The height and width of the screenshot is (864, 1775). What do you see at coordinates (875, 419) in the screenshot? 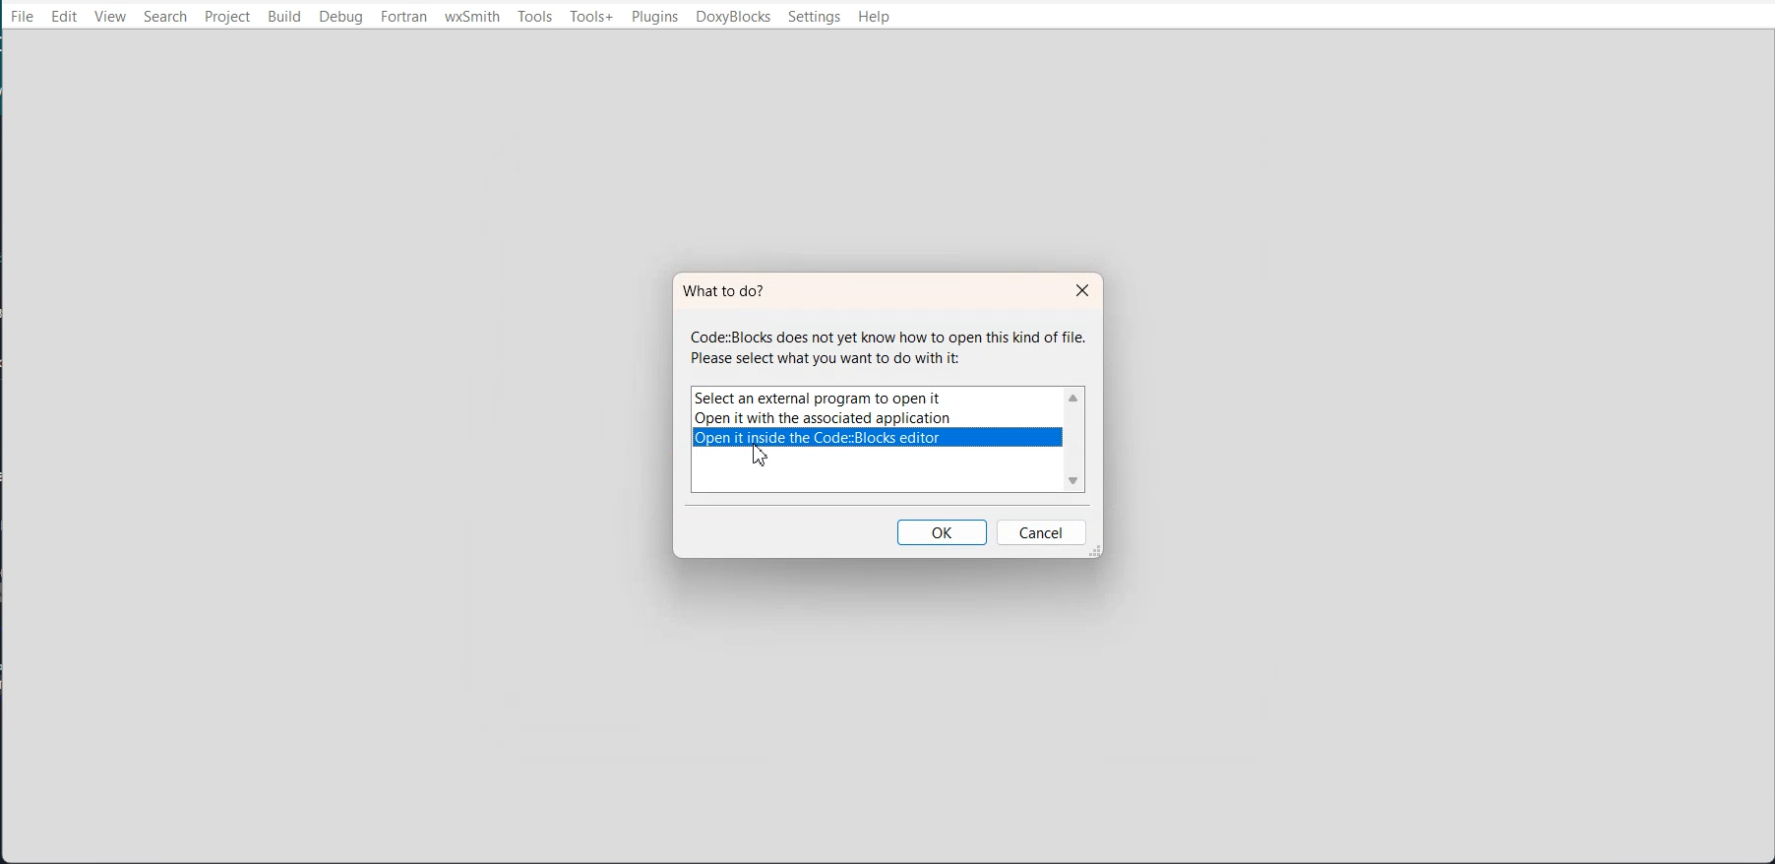
I see `Open it with the associated applications` at bounding box center [875, 419].